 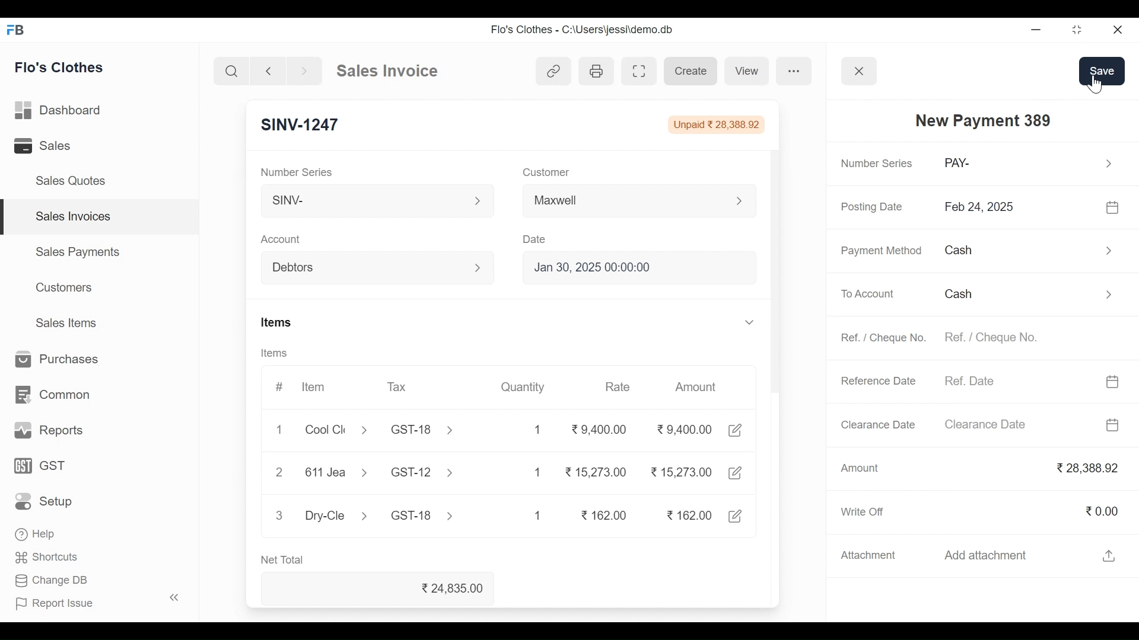 What do you see at coordinates (1032, 206) in the screenshot?
I see `Feb 24, 2025` at bounding box center [1032, 206].